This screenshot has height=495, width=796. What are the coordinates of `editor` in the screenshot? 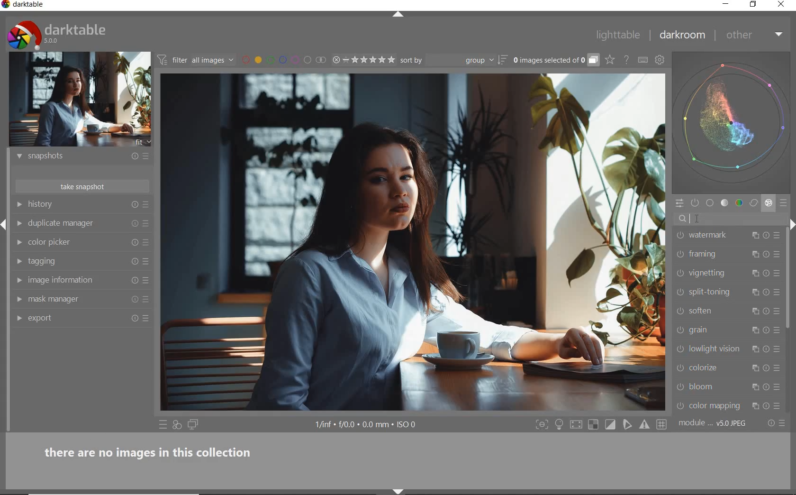 It's located at (690, 219).